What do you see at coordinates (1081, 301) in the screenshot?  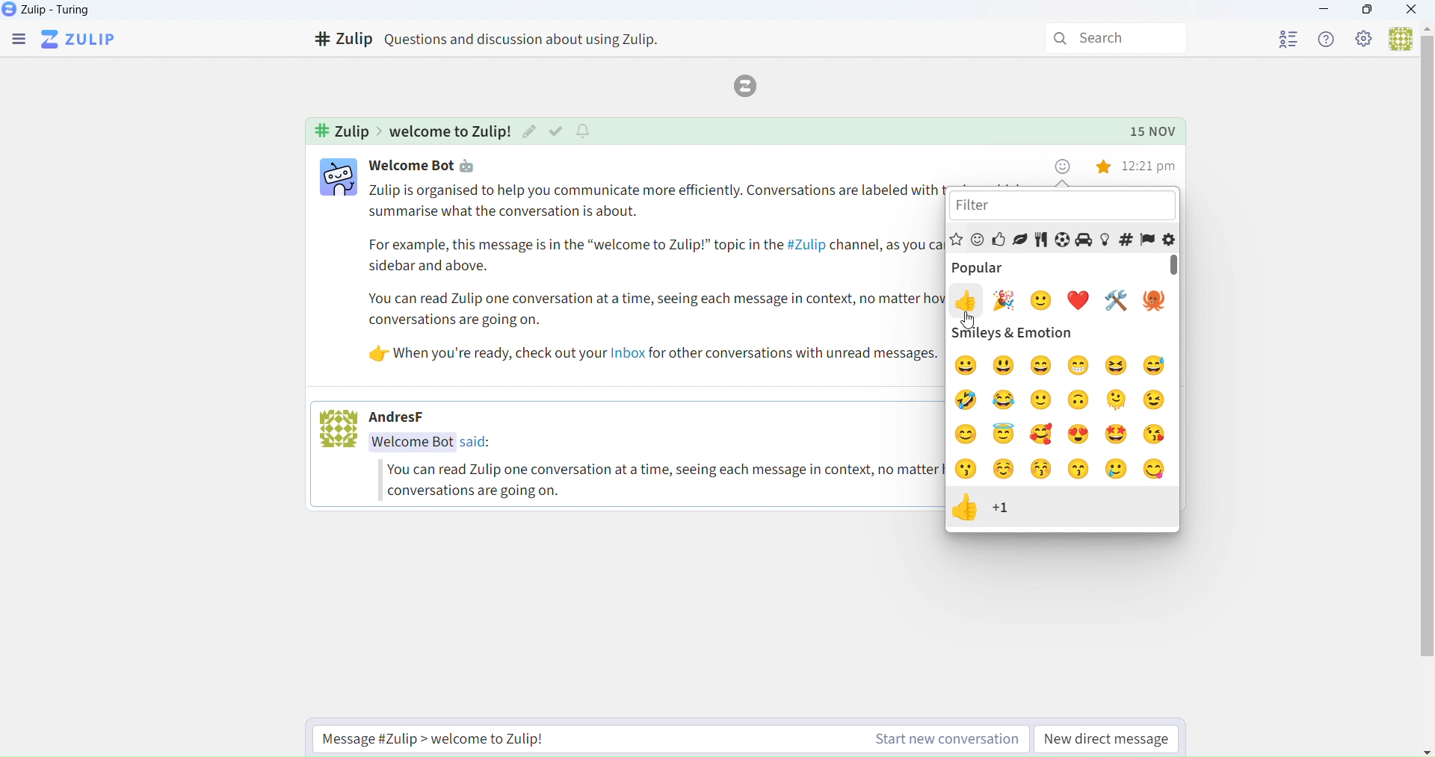 I see `red heart` at bounding box center [1081, 301].